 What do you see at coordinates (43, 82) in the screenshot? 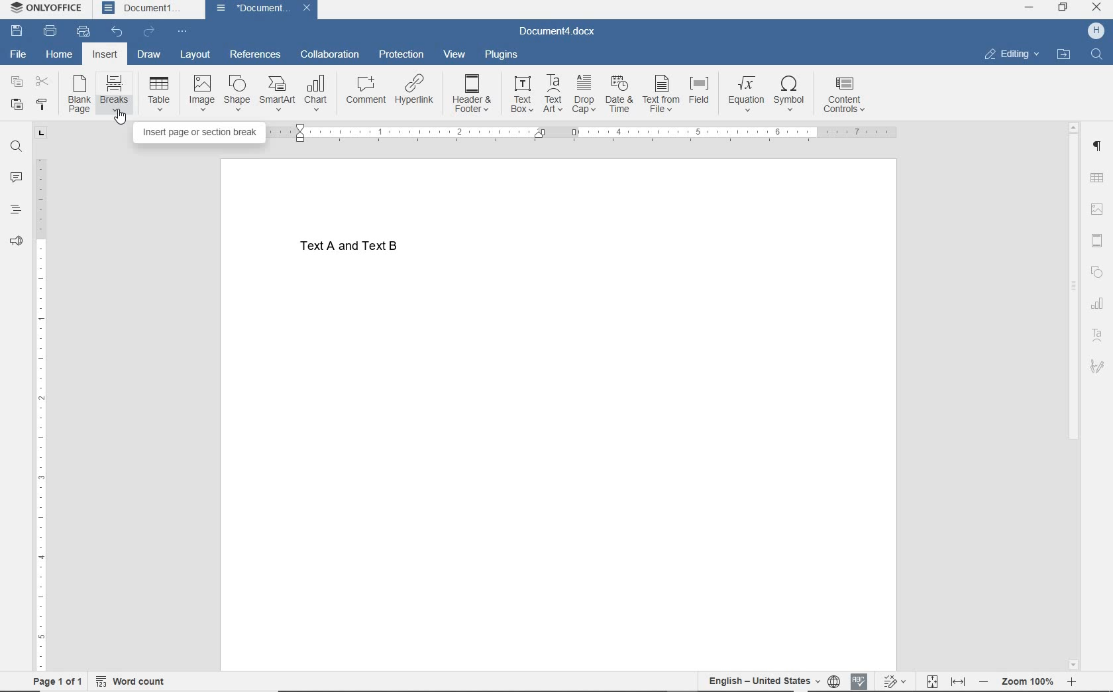
I see `CUT` at bounding box center [43, 82].